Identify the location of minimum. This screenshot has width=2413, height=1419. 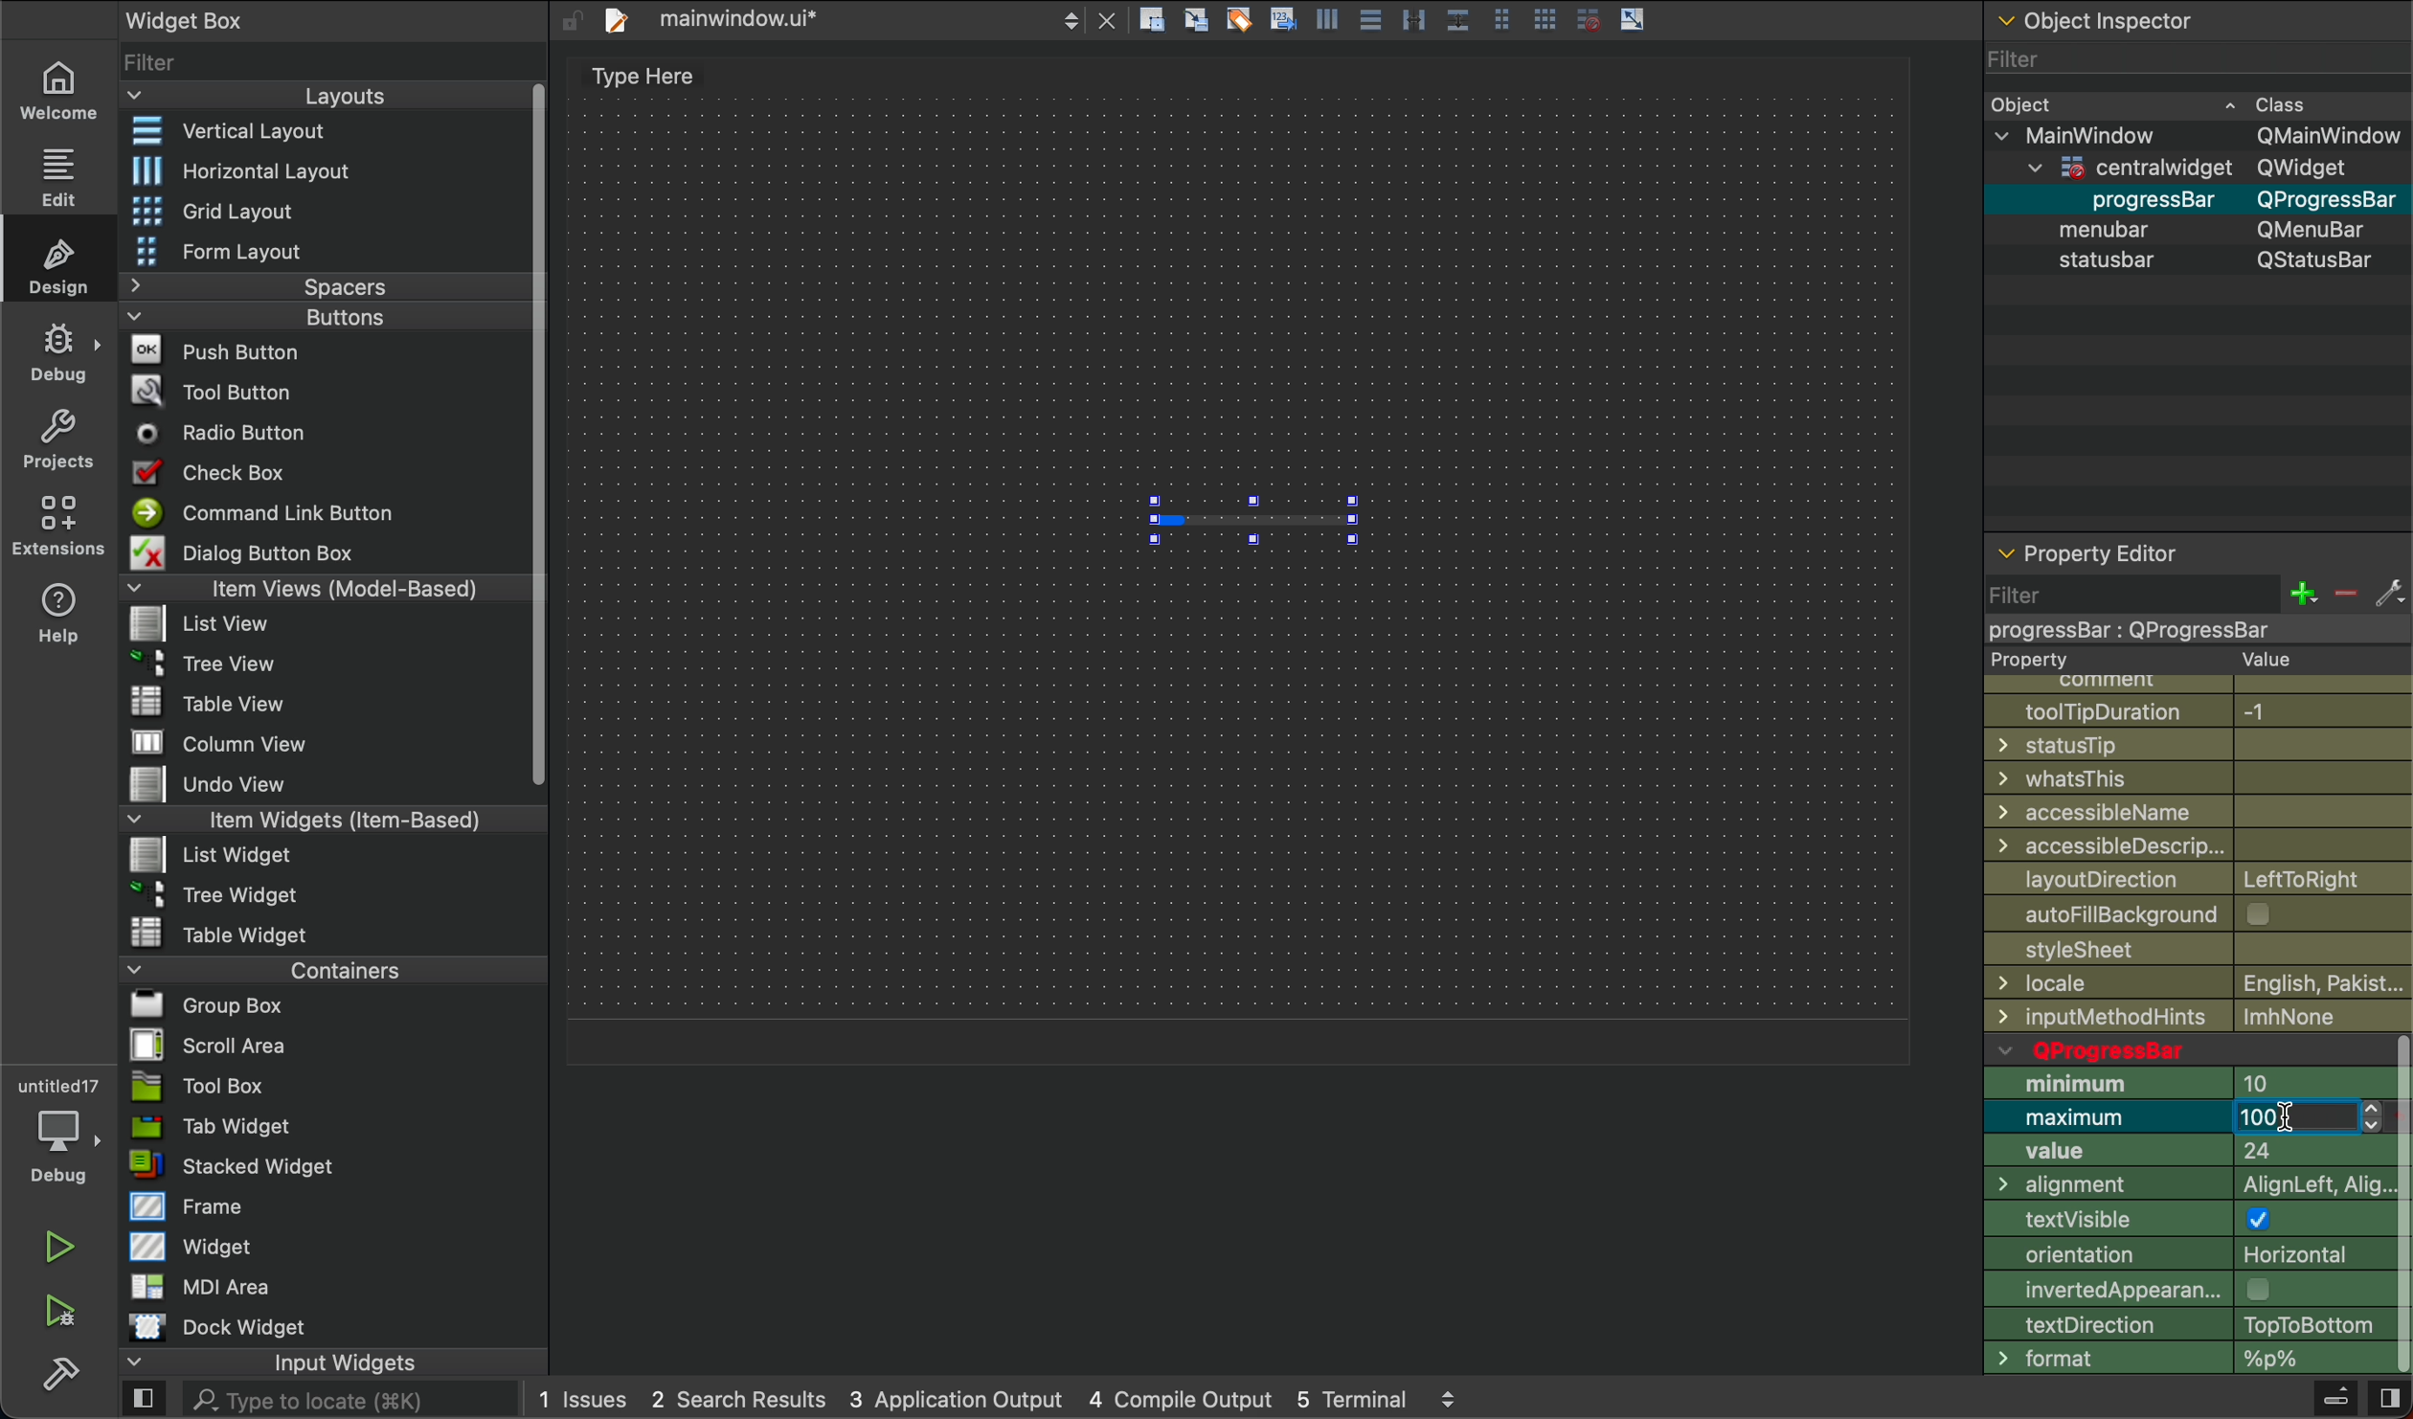
(2184, 1086).